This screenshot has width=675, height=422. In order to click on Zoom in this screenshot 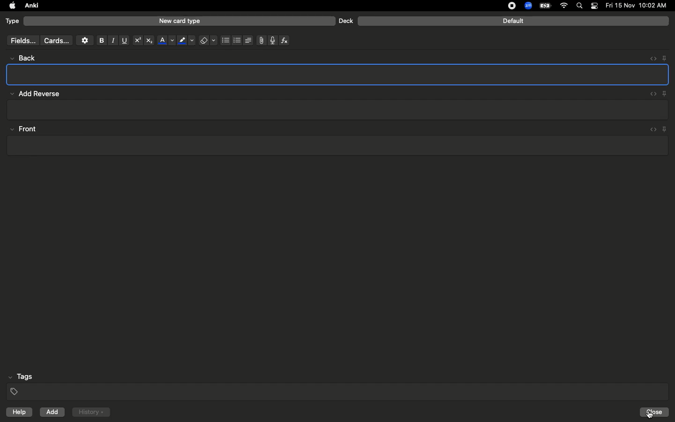, I will do `click(527, 6)`.